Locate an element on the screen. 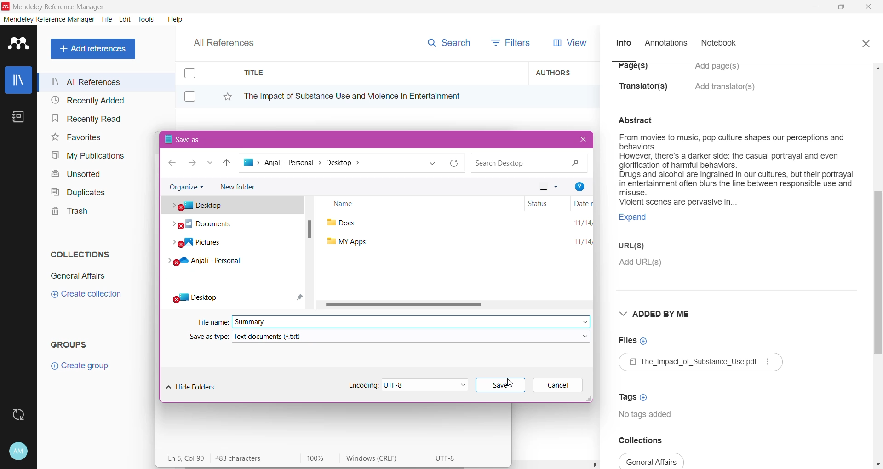 Image resolution: width=883 pixels, height=469 pixels. Mendeley Reference Manager is located at coordinates (49, 19).